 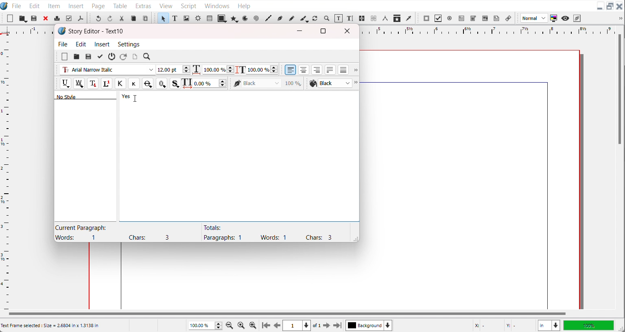 What do you see at coordinates (253, 325) in the screenshot?
I see `Zoom In` at bounding box center [253, 325].